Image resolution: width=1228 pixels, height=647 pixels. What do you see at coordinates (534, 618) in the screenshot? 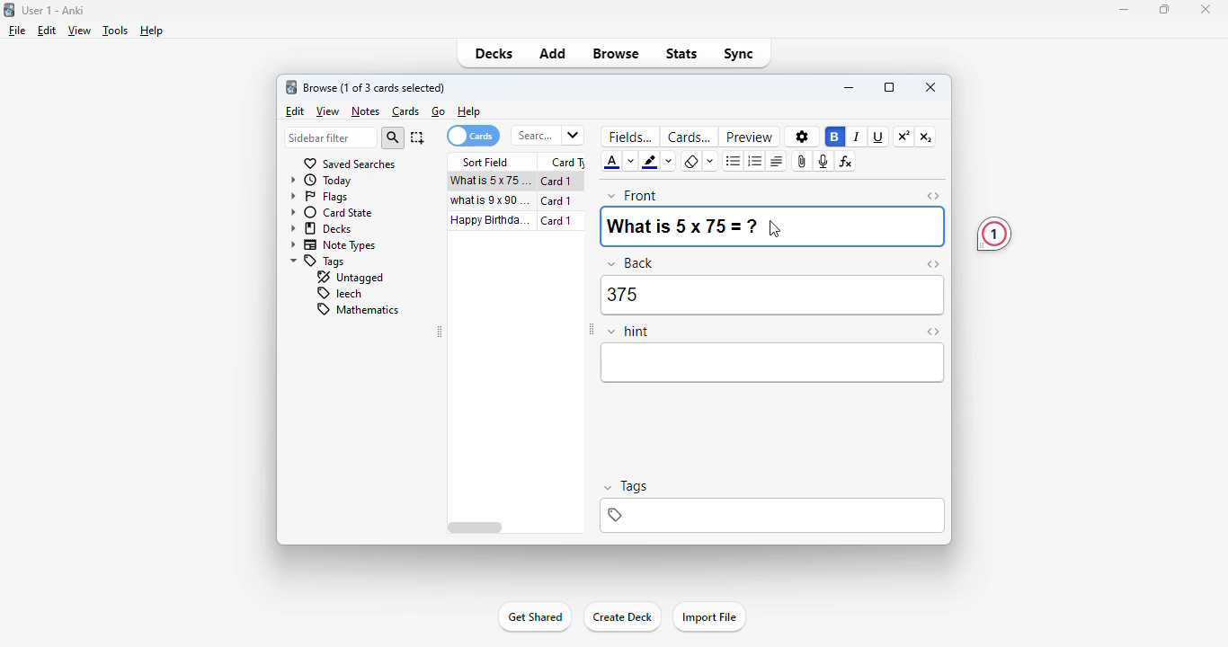
I see `get shared` at bounding box center [534, 618].